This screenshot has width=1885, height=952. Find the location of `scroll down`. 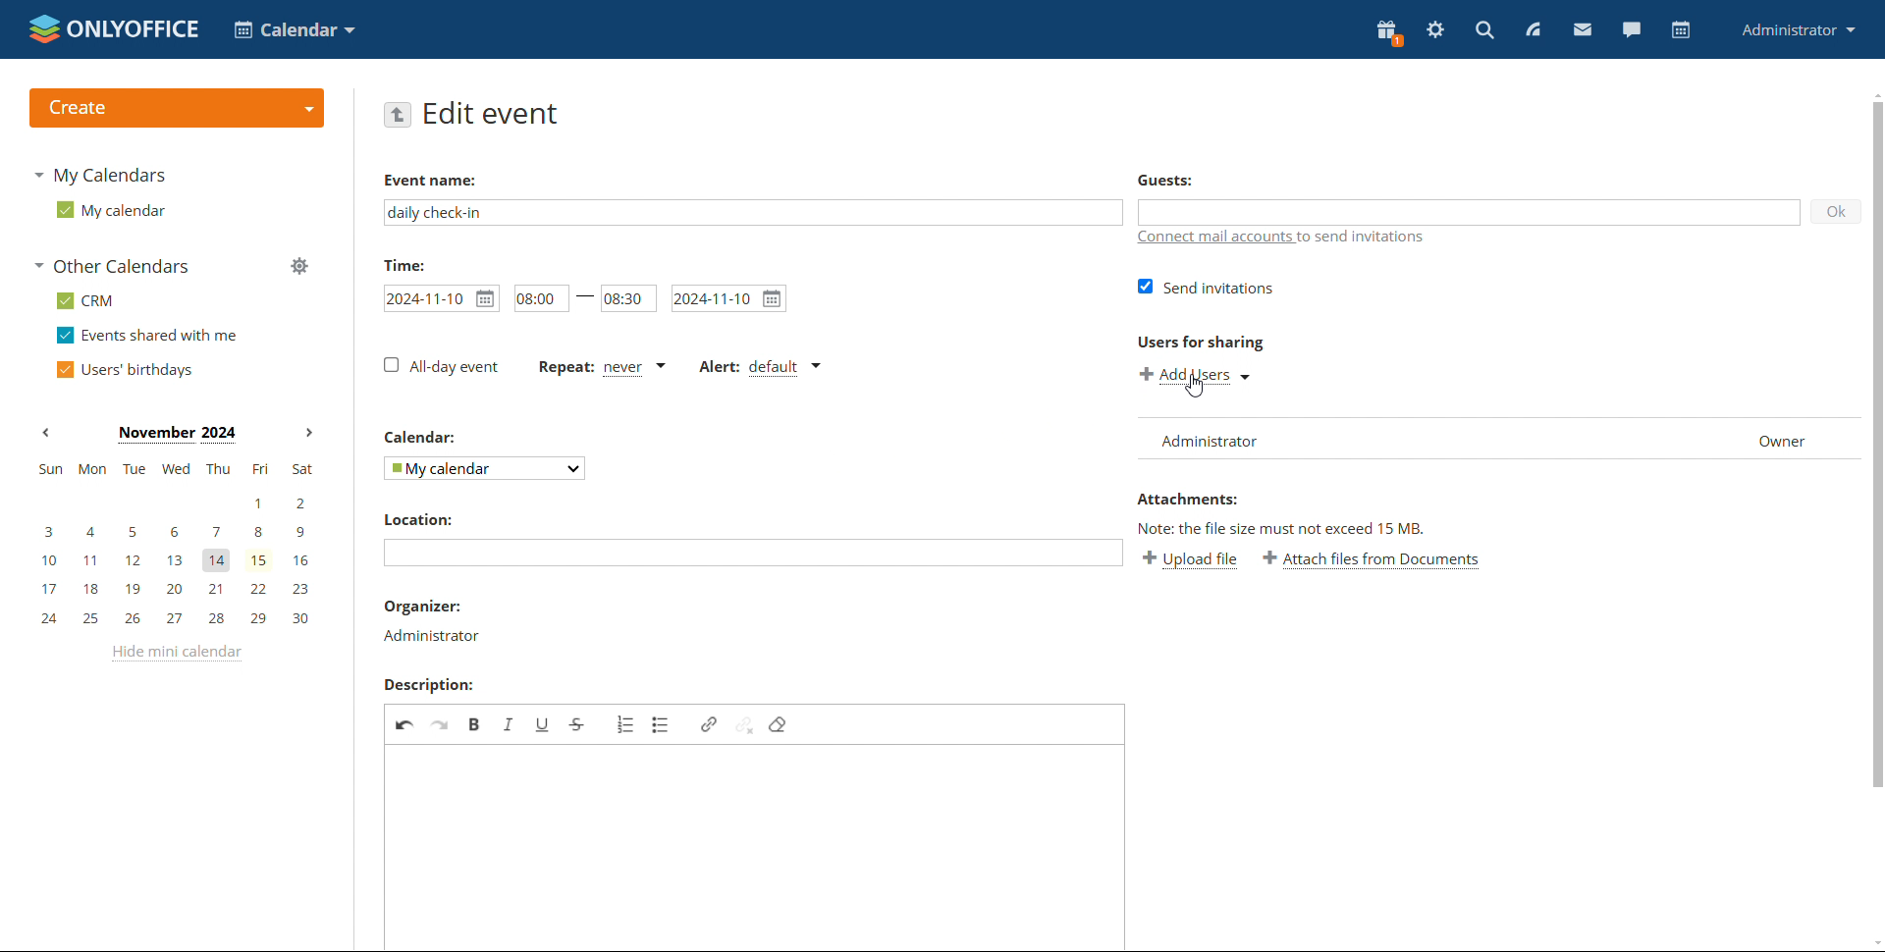

scroll down is located at coordinates (1873, 942).